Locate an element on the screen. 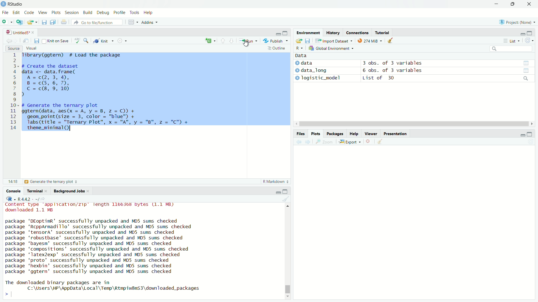 This screenshot has height=302, width=538. view is located at coordinates (529, 70).